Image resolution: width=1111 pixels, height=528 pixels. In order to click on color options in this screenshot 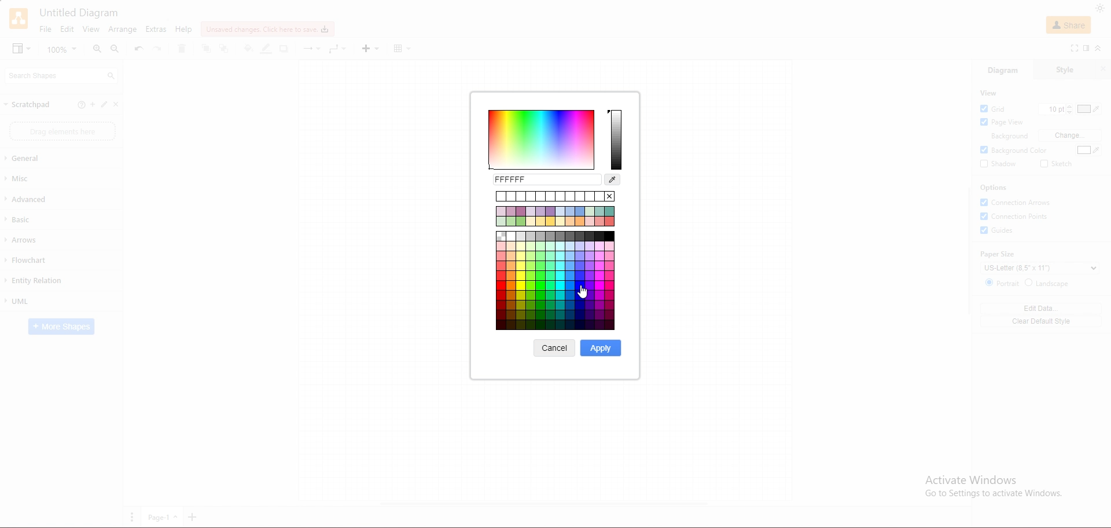, I will do `click(556, 315)`.